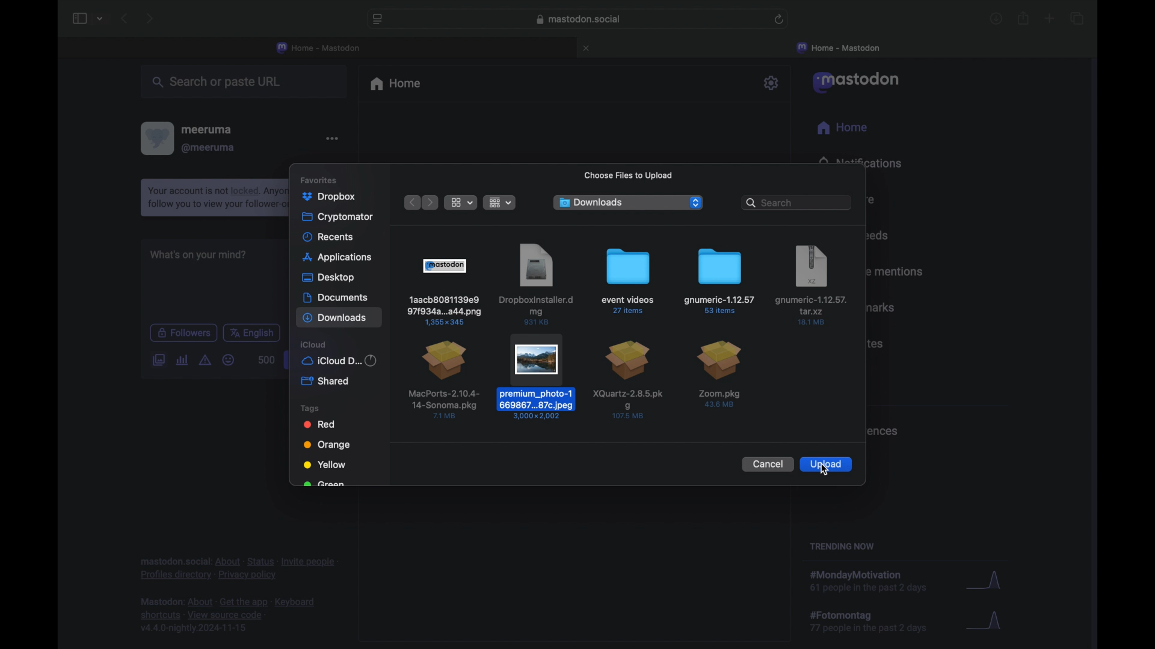 The width and height of the screenshot is (1155, 649). I want to click on settings, so click(772, 83).